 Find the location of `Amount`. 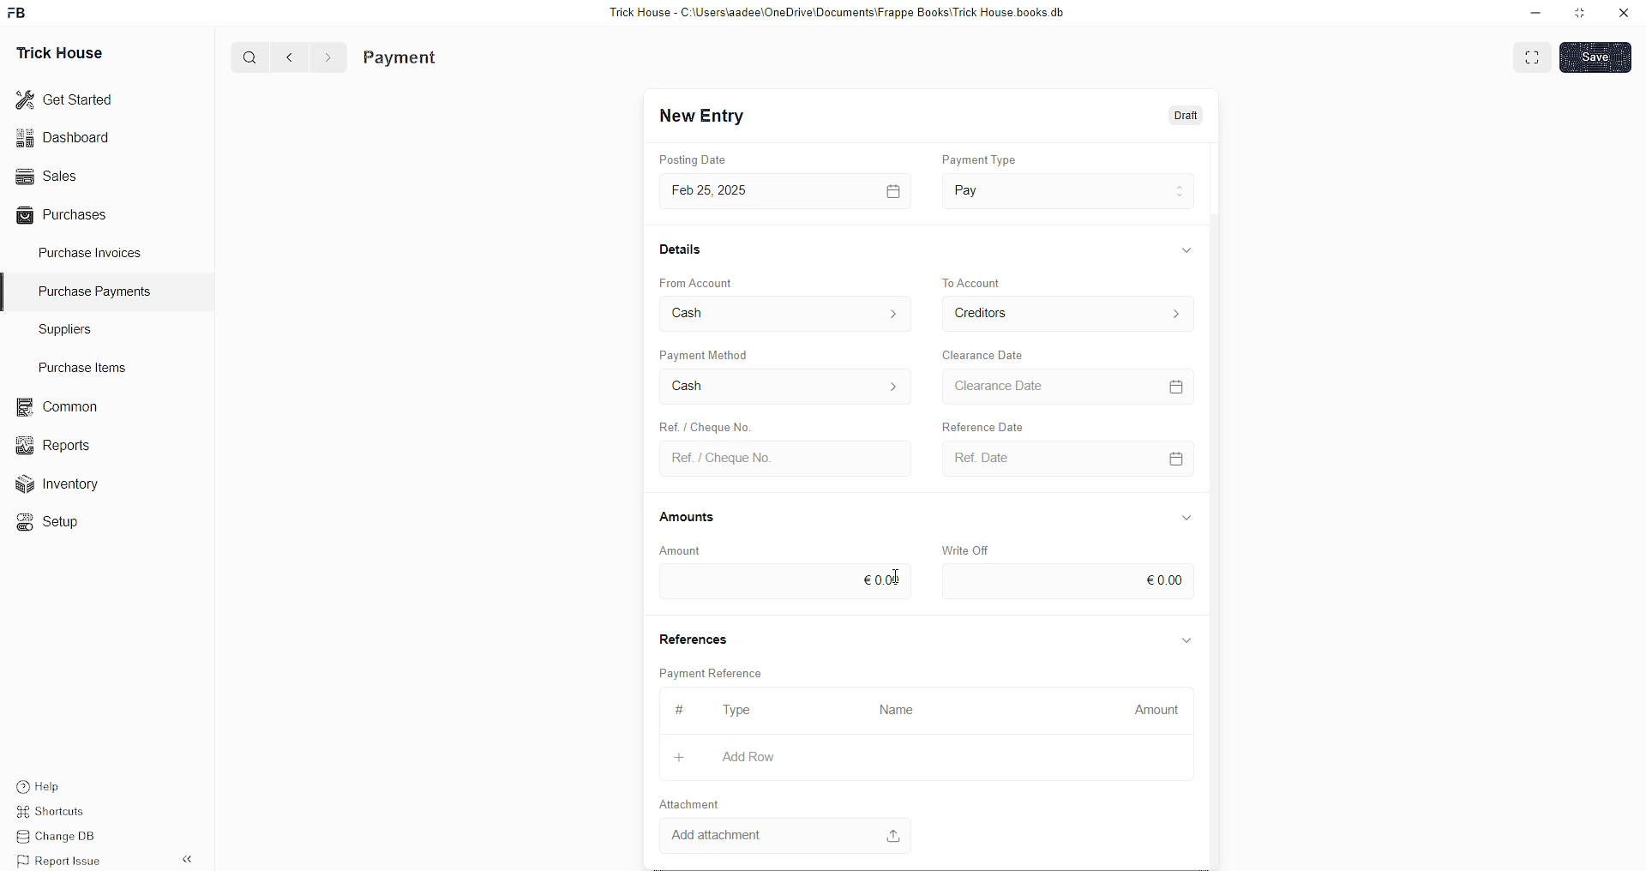

Amount is located at coordinates (1150, 709).